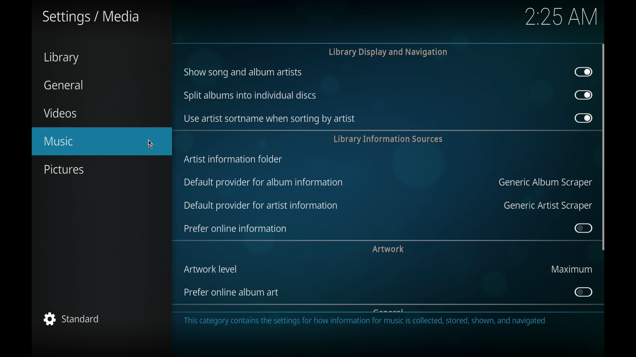 The width and height of the screenshot is (636, 357). What do you see at coordinates (102, 141) in the screenshot?
I see `music` at bounding box center [102, 141].